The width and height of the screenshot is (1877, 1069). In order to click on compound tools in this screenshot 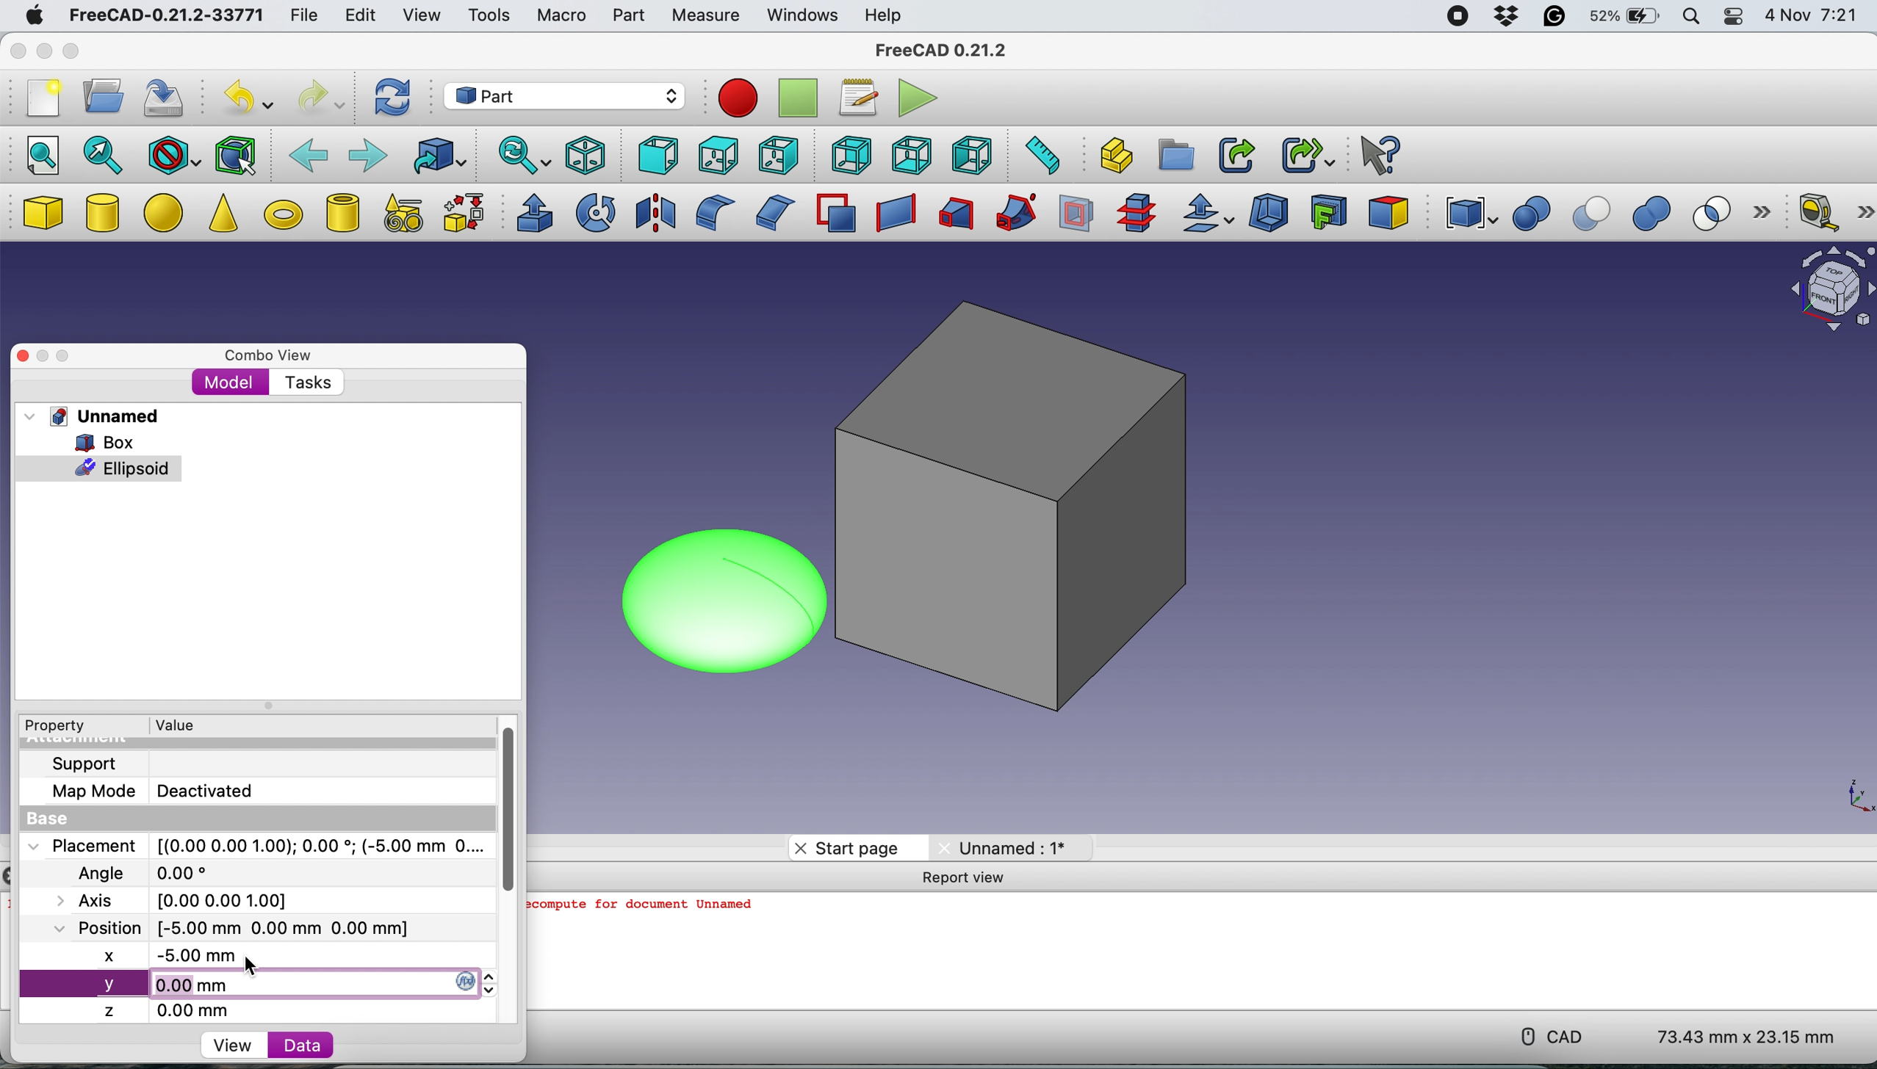, I will do `click(1468, 214)`.